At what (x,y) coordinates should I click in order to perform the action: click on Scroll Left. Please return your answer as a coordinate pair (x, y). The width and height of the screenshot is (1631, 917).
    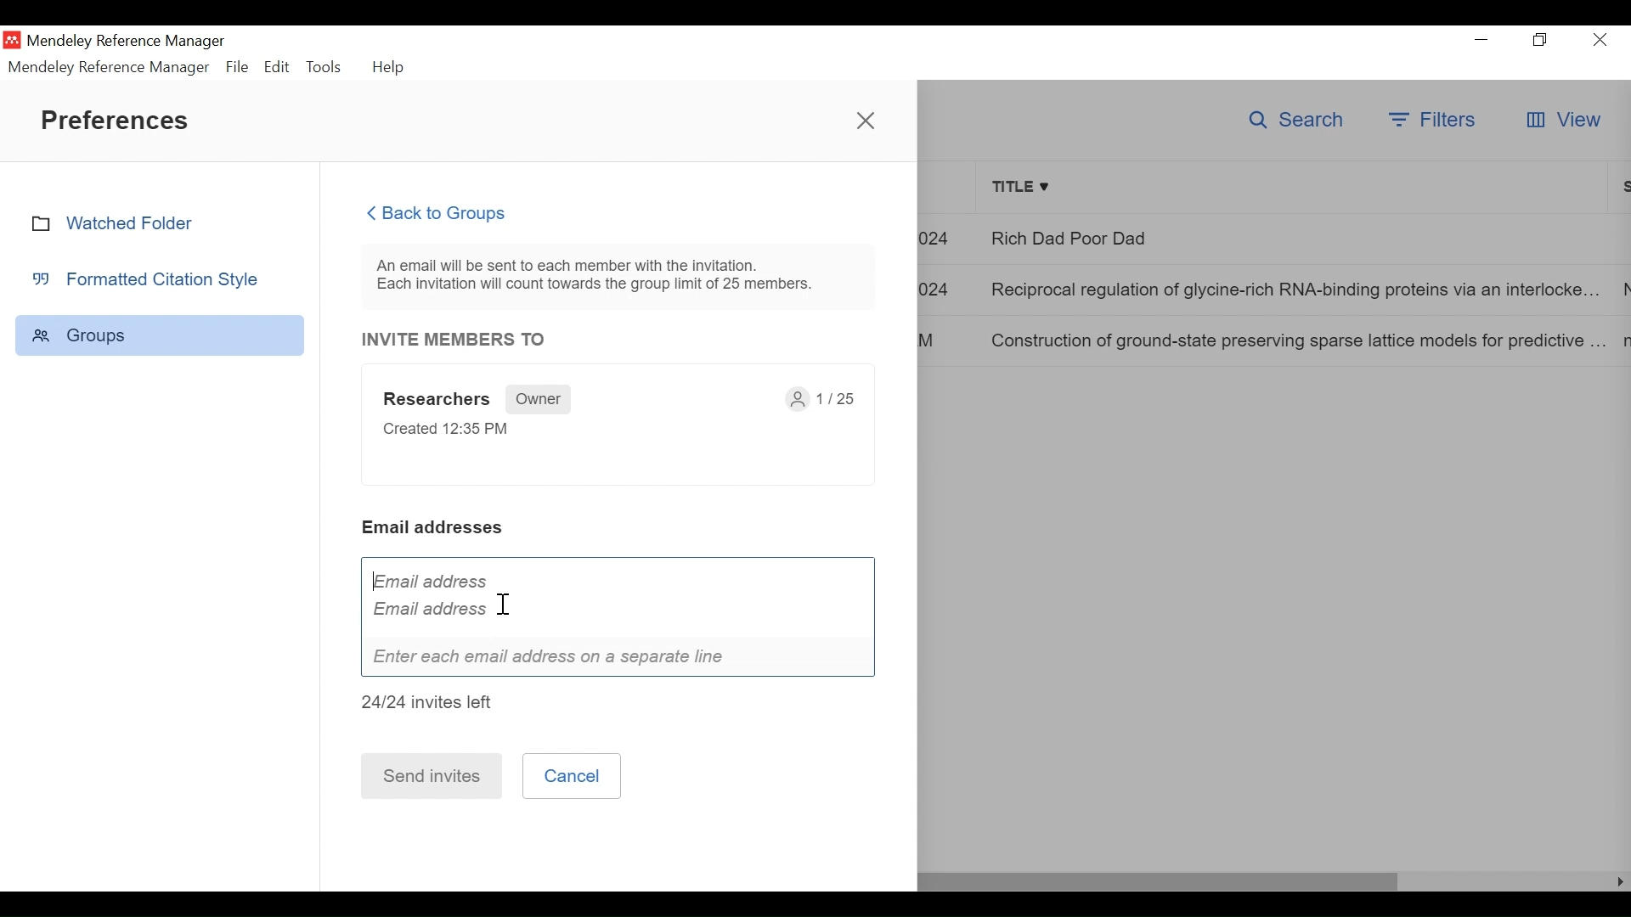
    Looking at the image, I should click on (1621, 882).